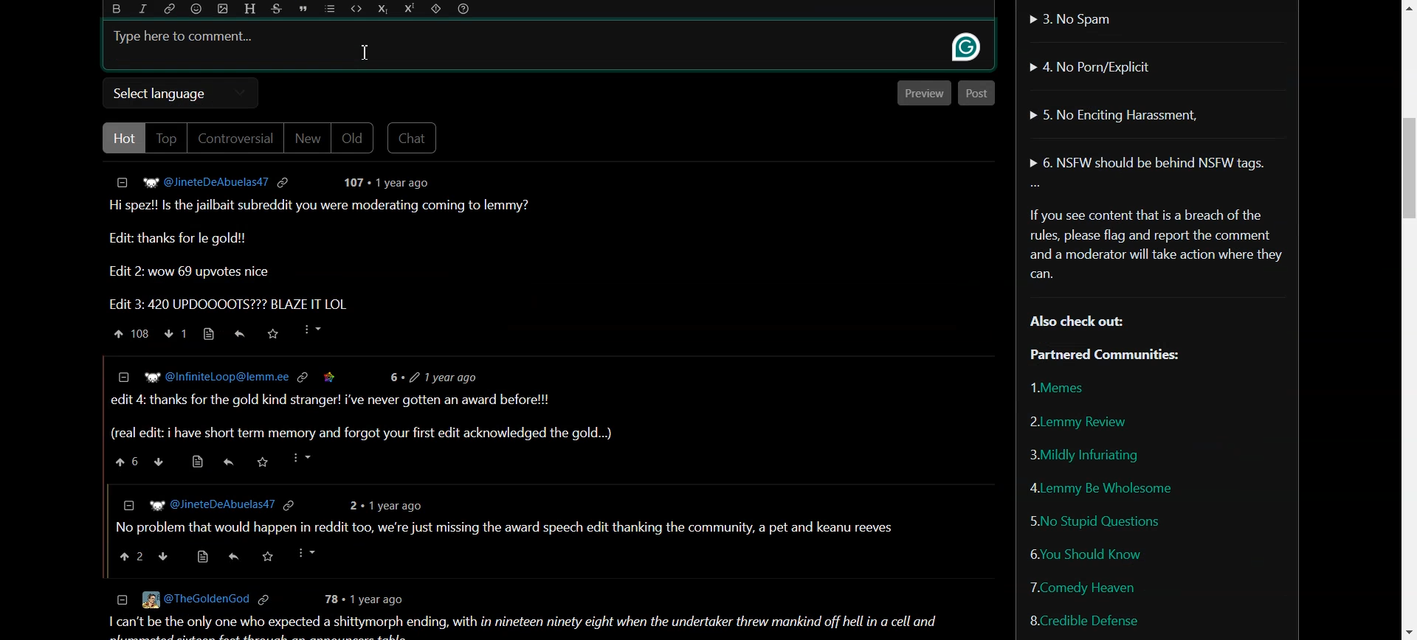 Image resolution: width=1417 pixels, height=640 pixels. I want to click on | No problem that would happen in reddit too, we're just missing the award speech edit thanking the community, a pet and keanu reeves, so click(506, 528).